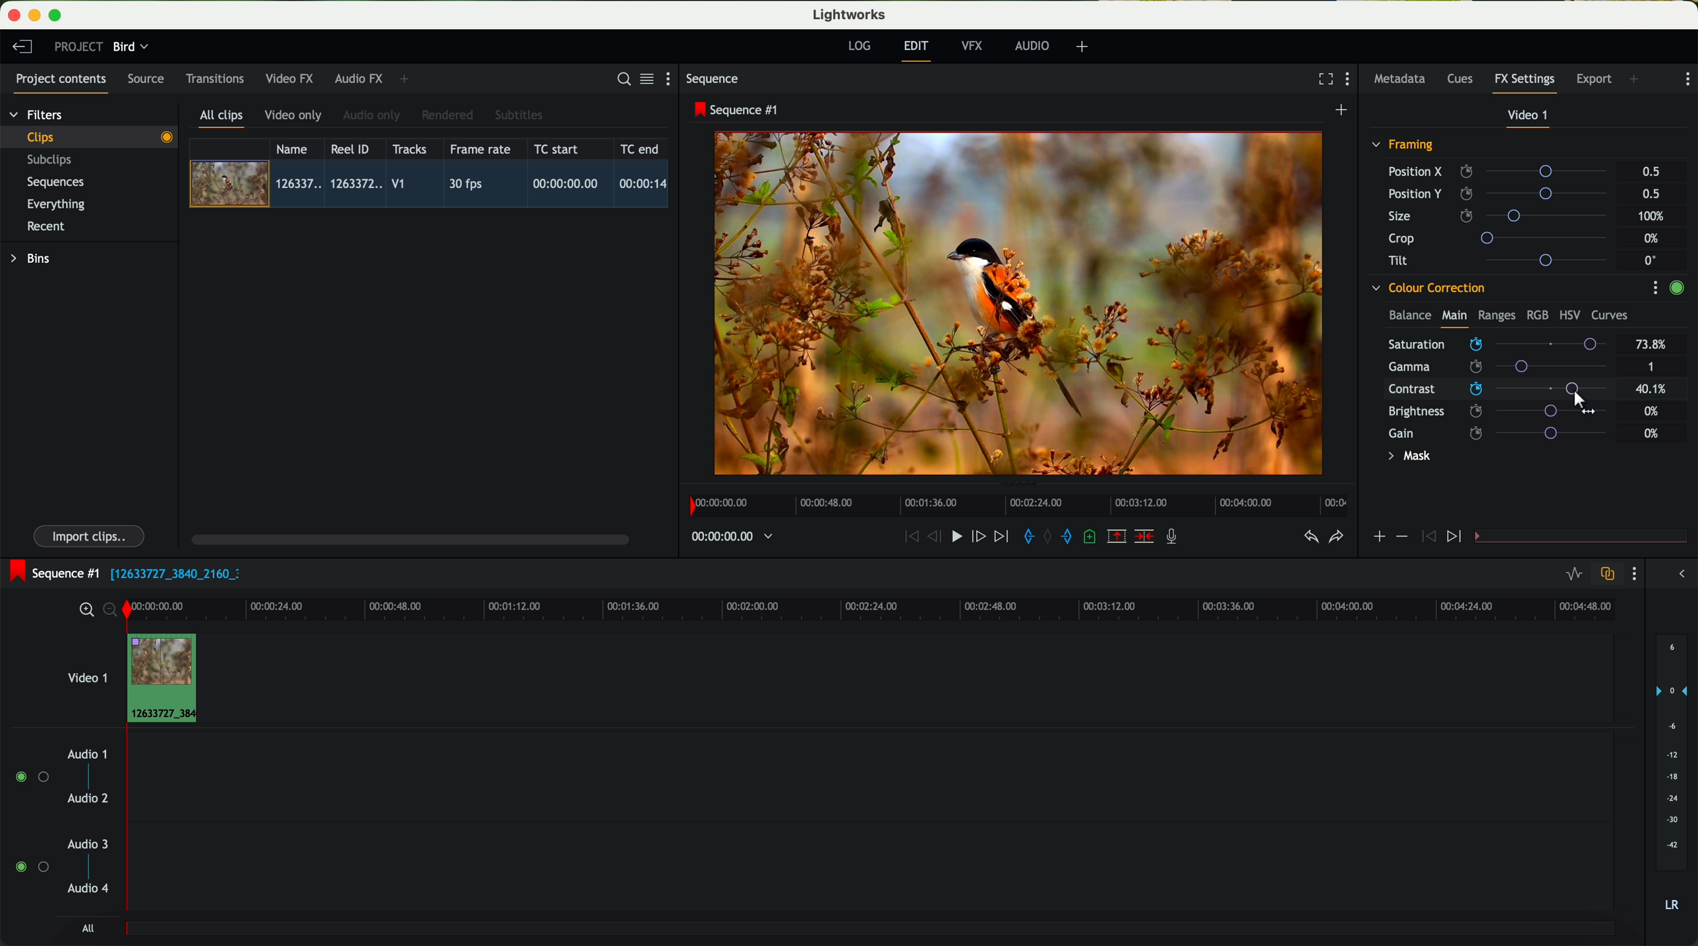 The image size is (1698, 946). I want to click on icon, so click(1378, 538).